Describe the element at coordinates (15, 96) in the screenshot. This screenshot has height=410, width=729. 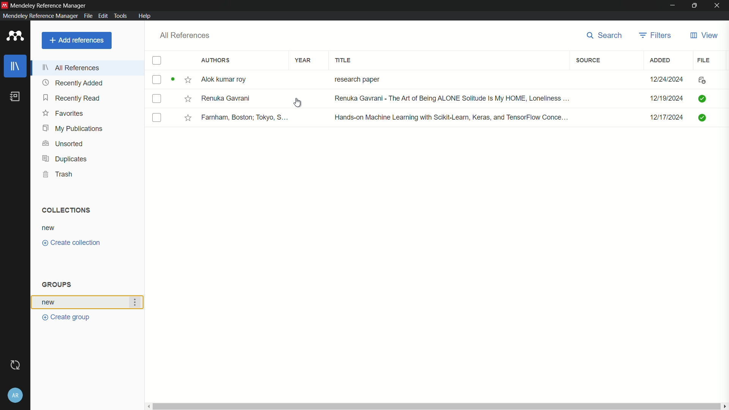
I see `book` at that location.